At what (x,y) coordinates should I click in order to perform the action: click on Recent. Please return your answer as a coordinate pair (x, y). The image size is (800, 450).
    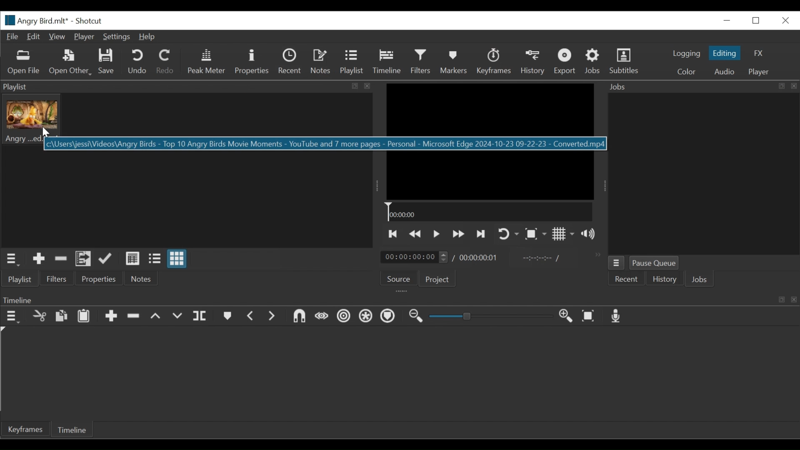
    Looking at the image, I should click on (289, 62).